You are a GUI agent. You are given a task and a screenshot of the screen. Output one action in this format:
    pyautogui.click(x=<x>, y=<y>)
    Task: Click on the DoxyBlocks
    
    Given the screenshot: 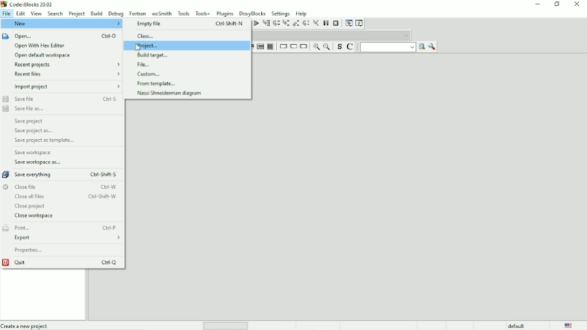 What is the action you would take?
    pyautogui.click(x=253, y=13)
    